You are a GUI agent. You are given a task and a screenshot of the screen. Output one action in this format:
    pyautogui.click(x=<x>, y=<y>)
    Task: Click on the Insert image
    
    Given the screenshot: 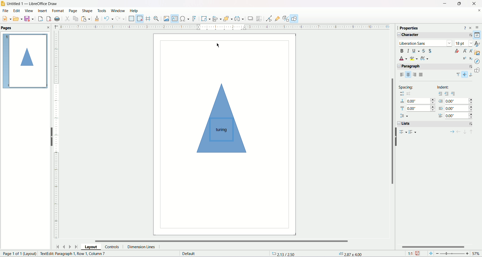 What is the action you would take?
    pyautogui.click(x=166, y=18)
    